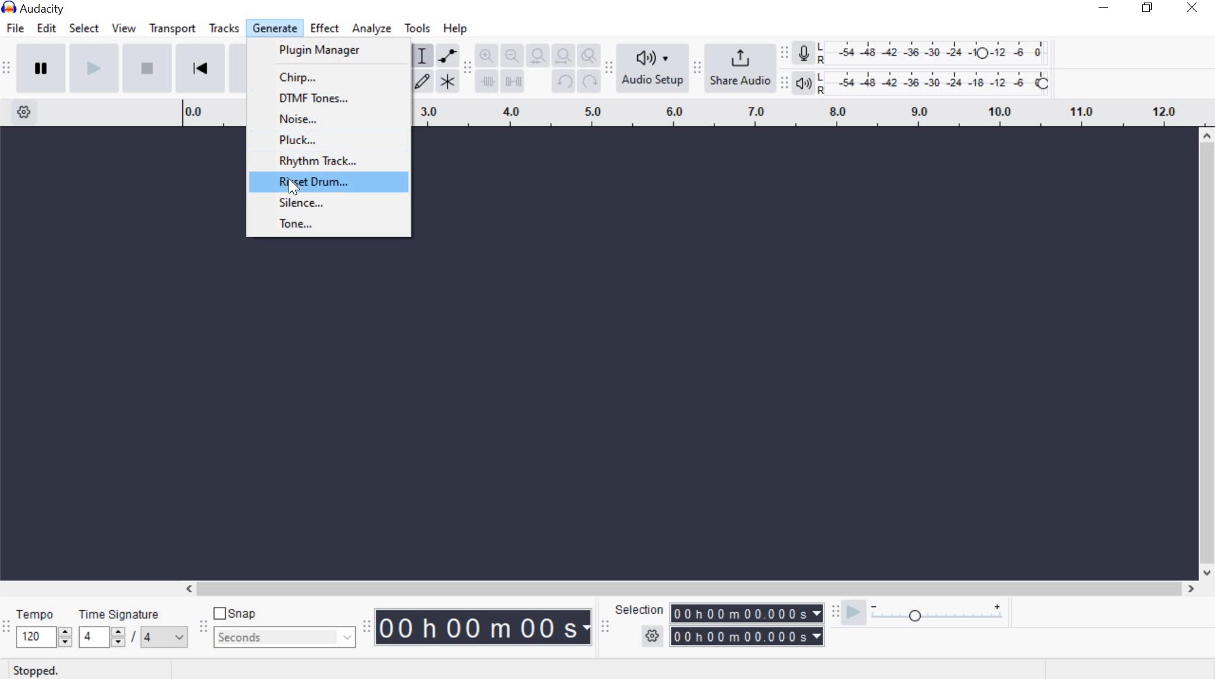 This screenshot has width=1215, height=679. I want to click on tracks, so click(224, 28).